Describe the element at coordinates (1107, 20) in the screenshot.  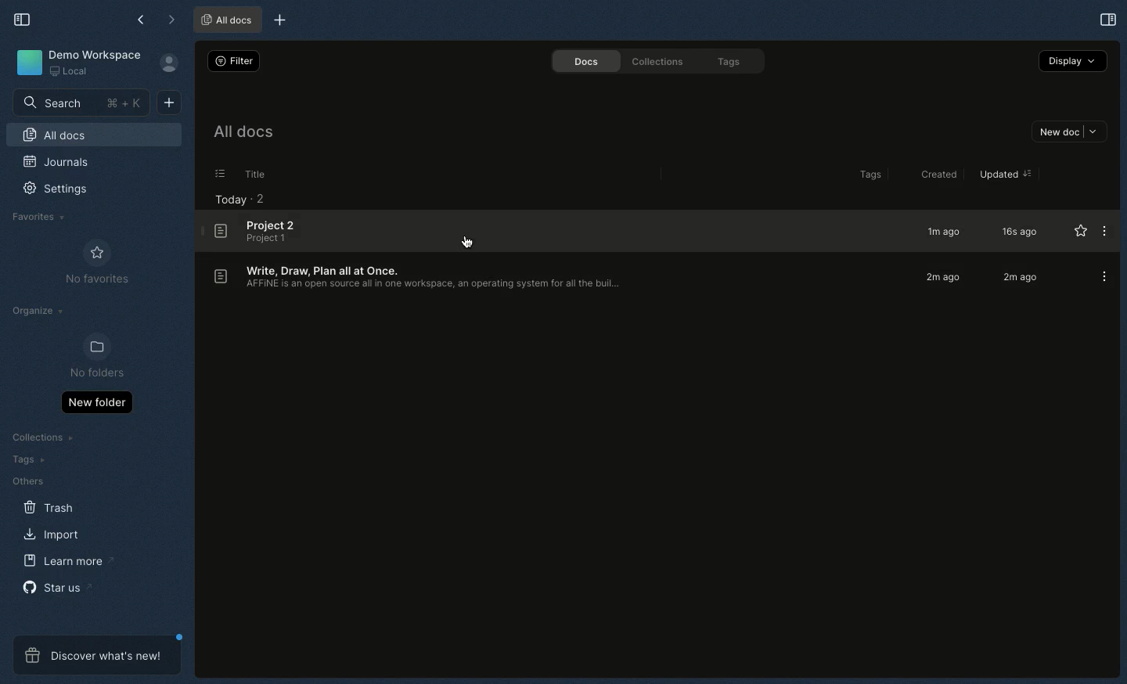
I see `Selection` at that location.